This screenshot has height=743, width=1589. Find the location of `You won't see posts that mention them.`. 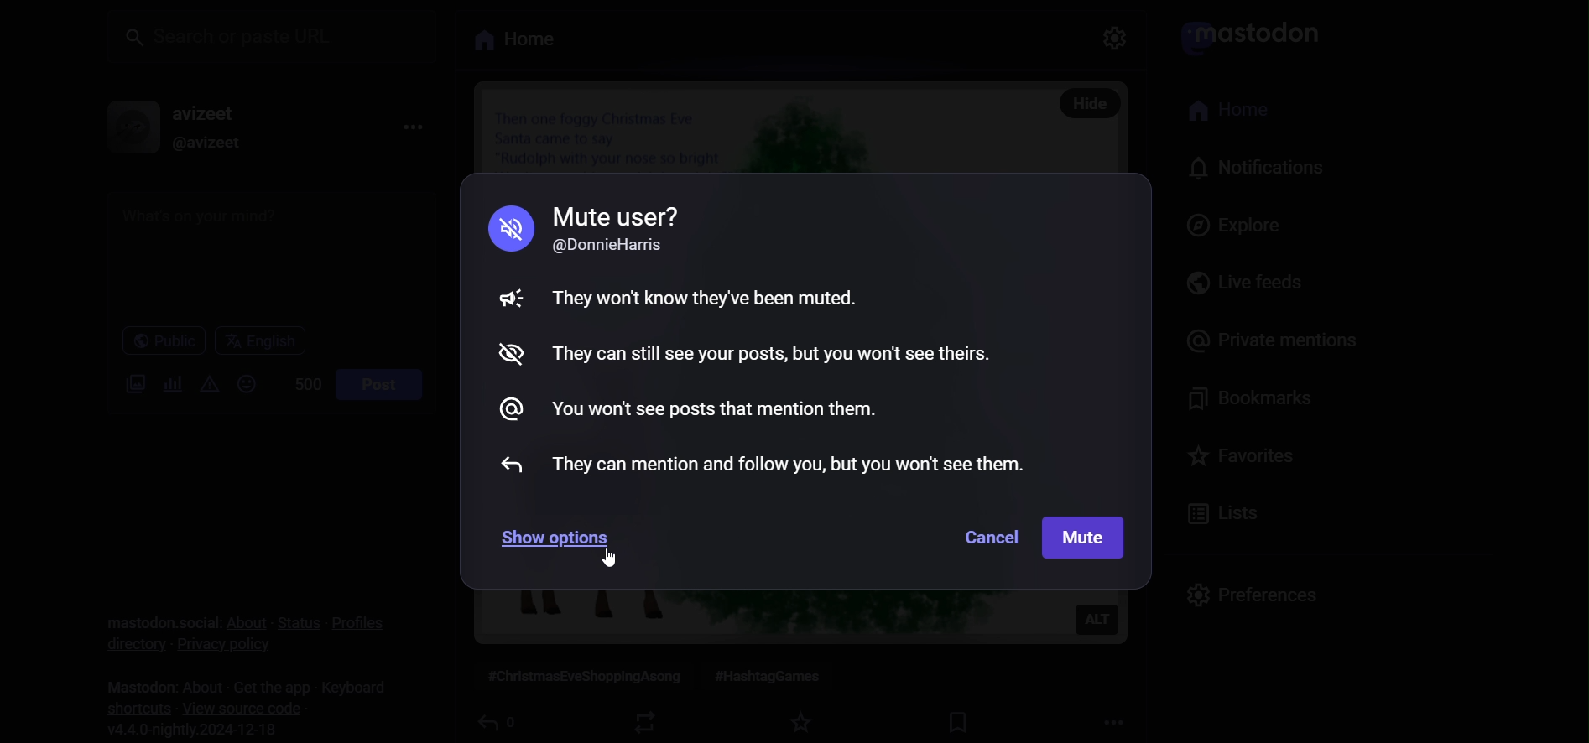

You won't see posts that mention them. is located at coordinates (711, 407).